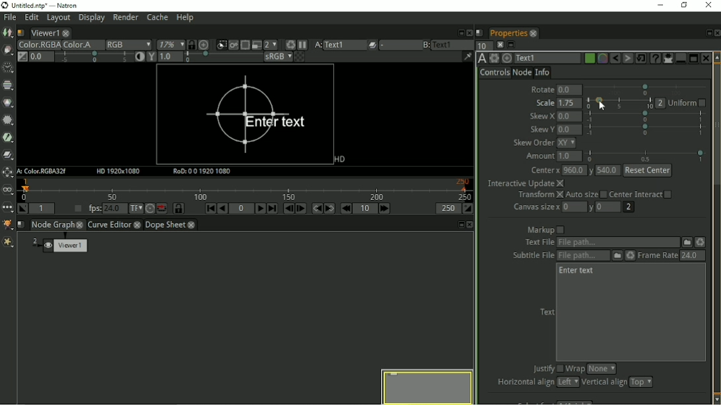  Describe the element at coordinates (438, 45) in the screenshot. I see `Viewer input B` at that location.